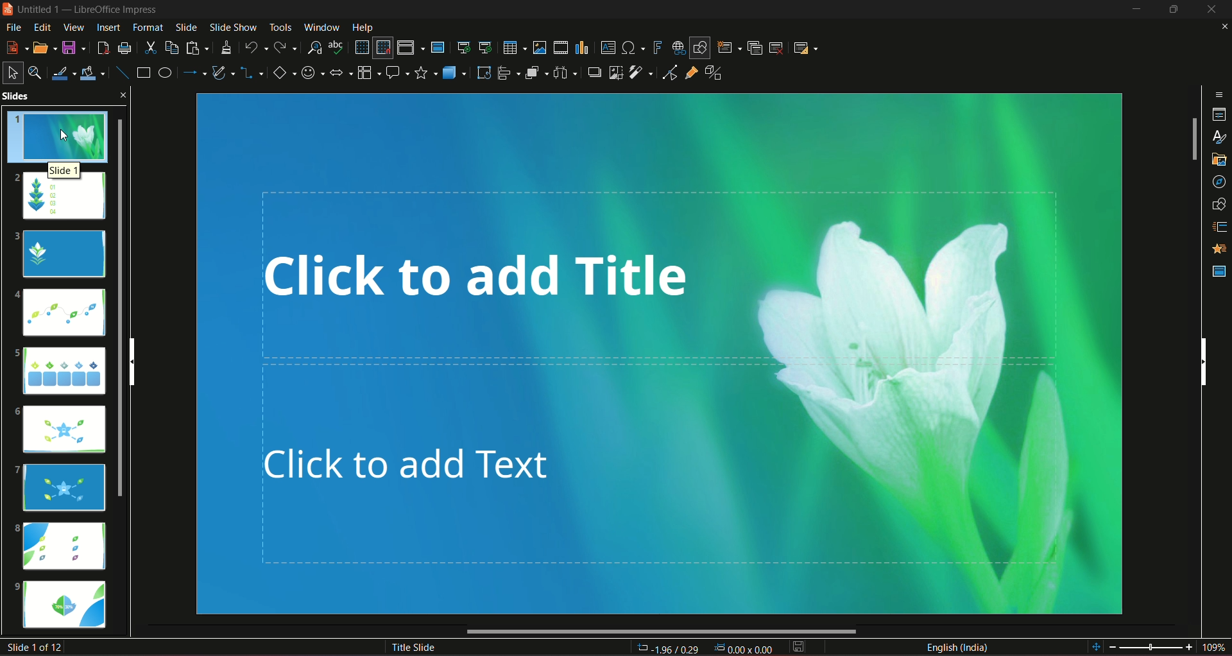  I want to click on slide 5, so click(60, 369).